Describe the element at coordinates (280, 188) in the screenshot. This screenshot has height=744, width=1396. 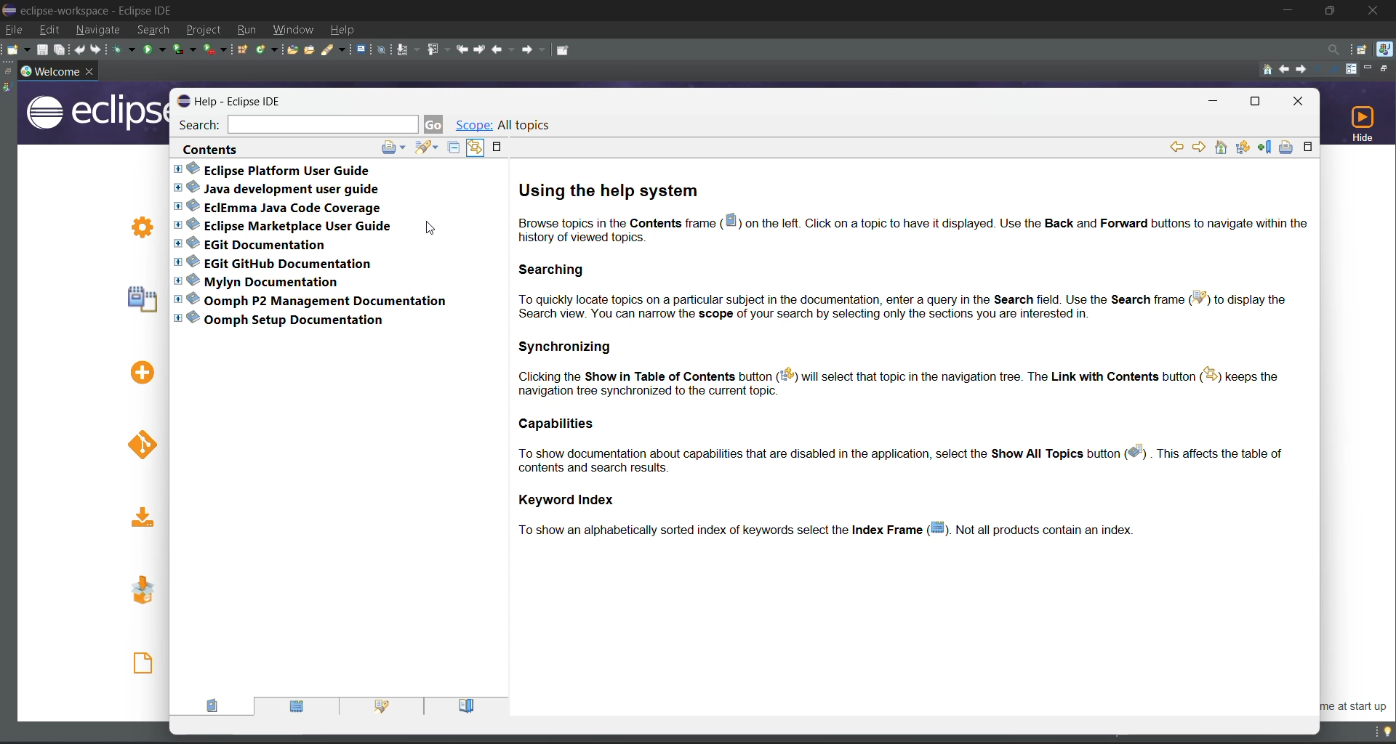
I see `java development user guide` at that location.